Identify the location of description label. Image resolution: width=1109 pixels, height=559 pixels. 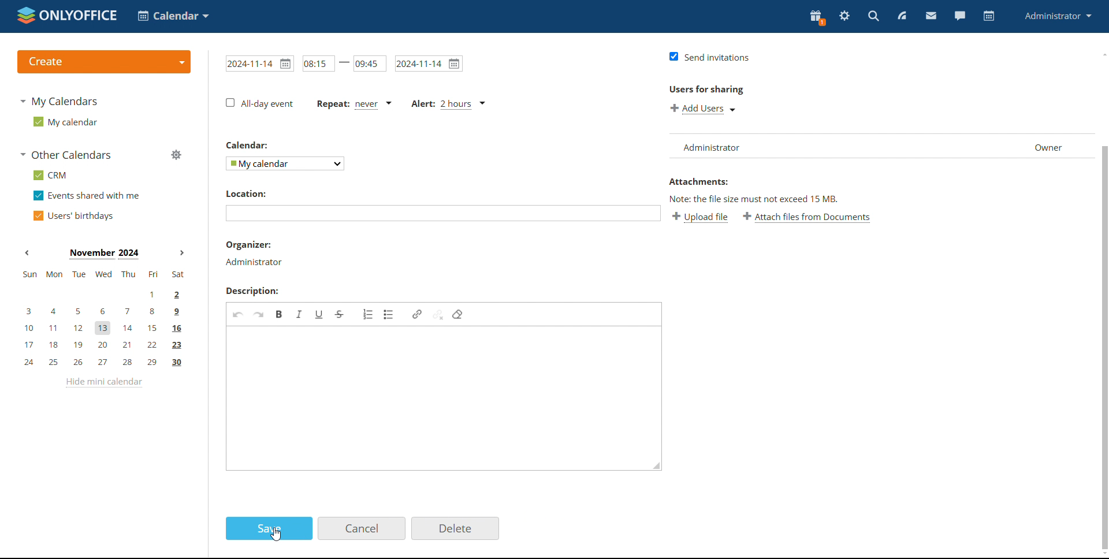
(254, 290).